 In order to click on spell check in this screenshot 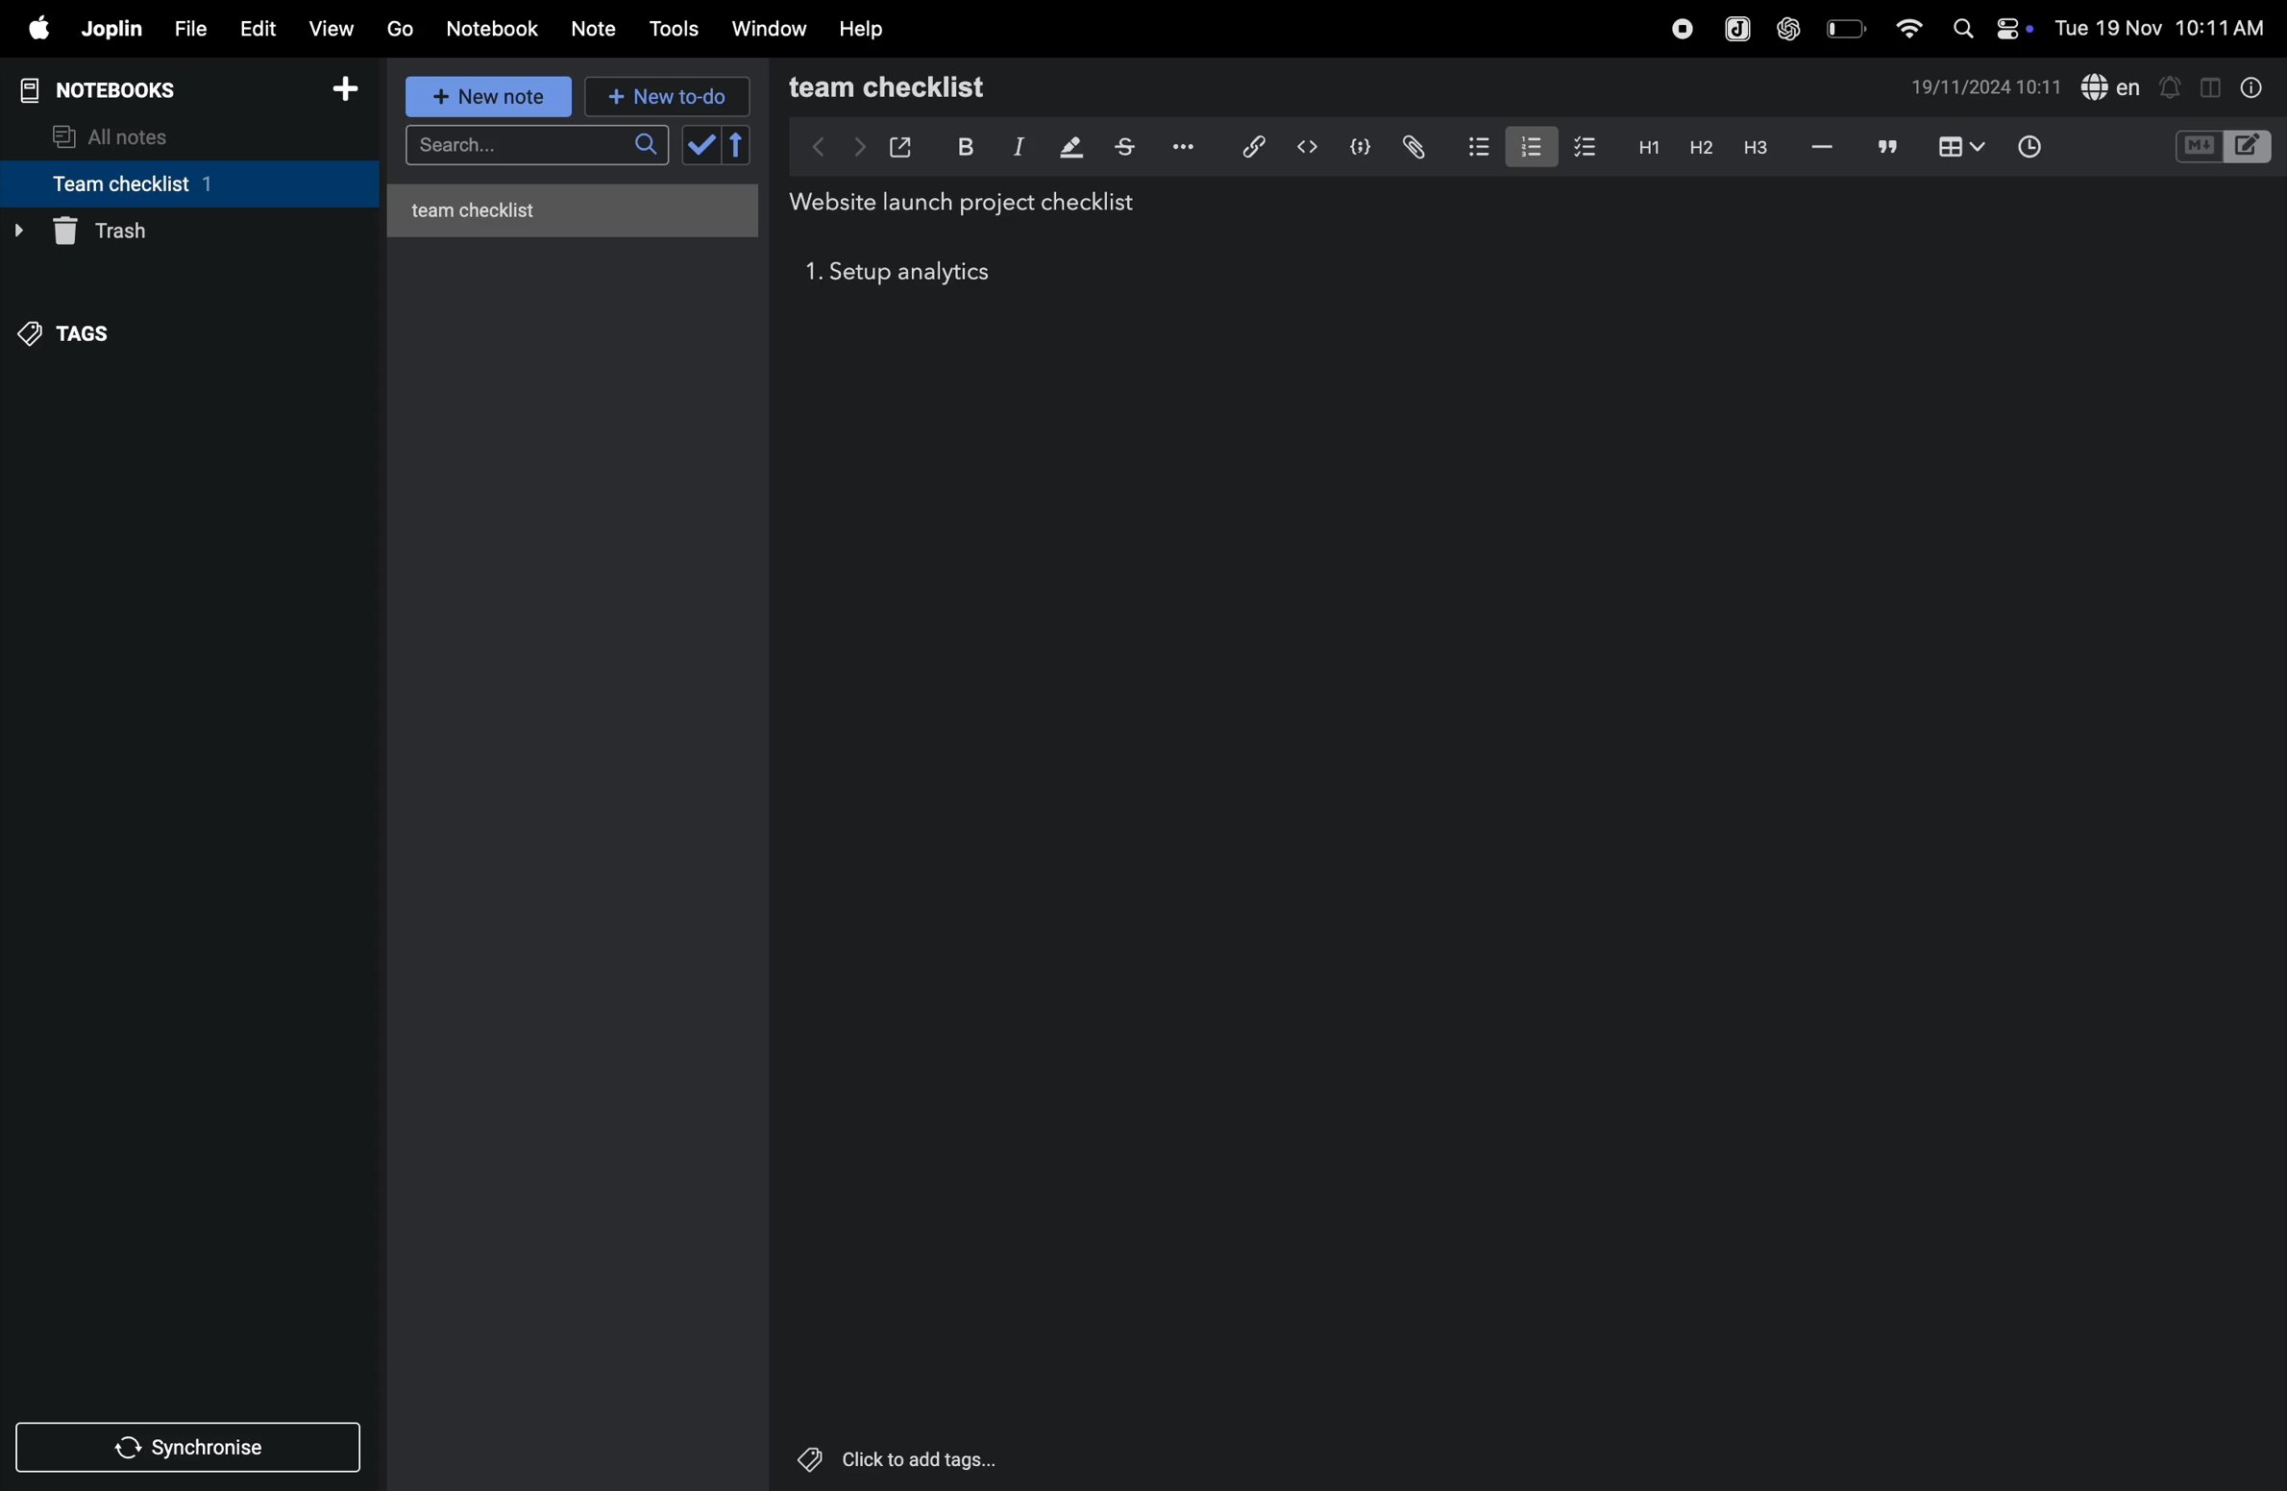, I will do `click(2113, 86)`.